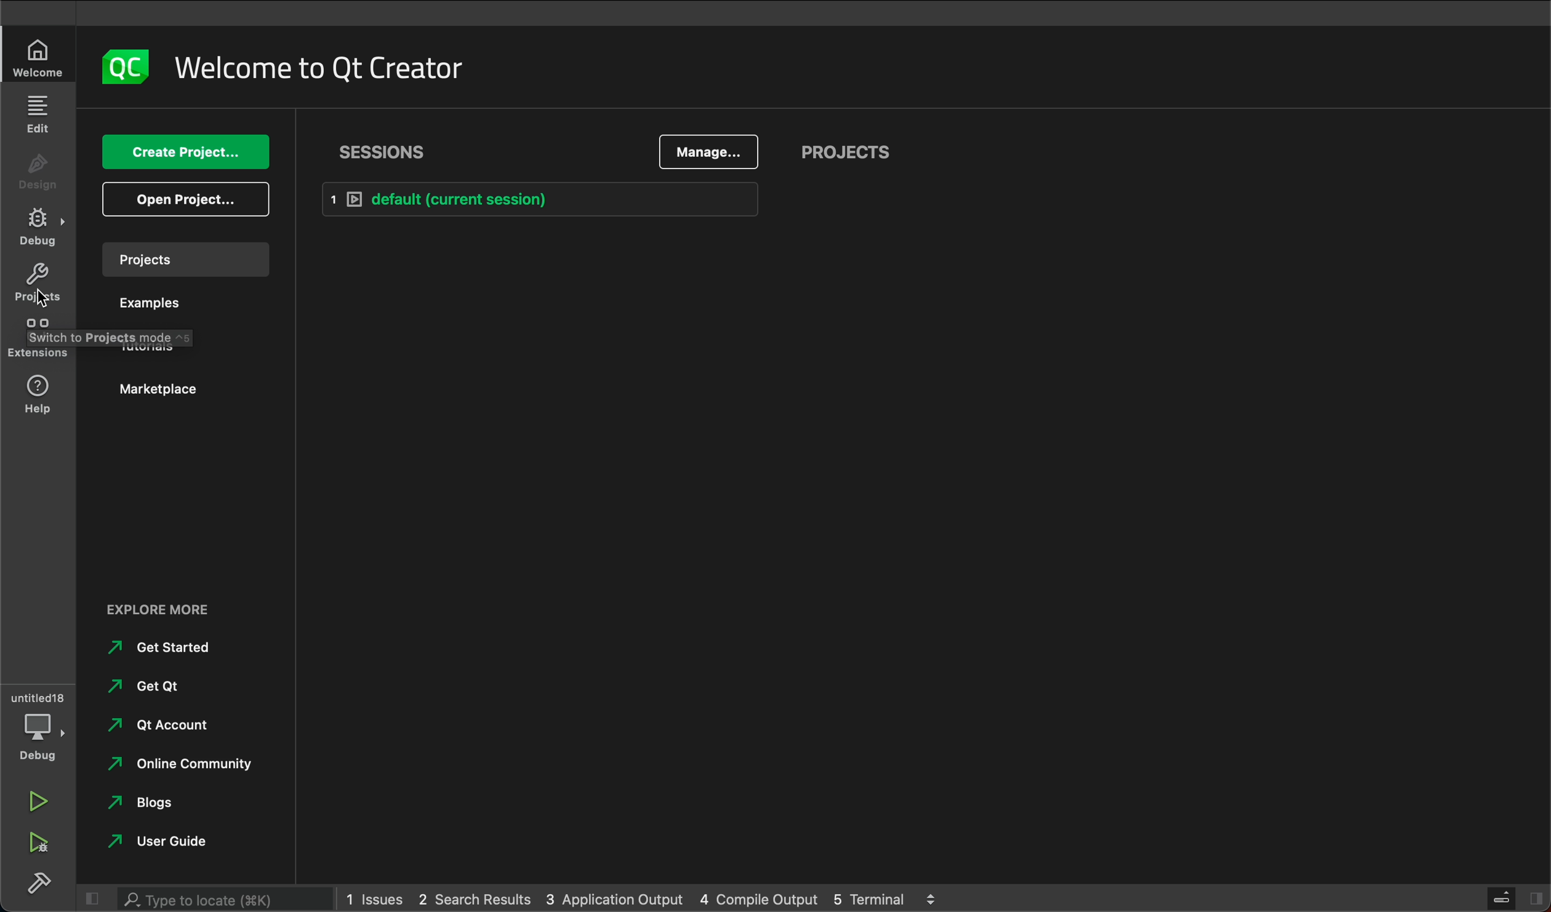 Image resolution: width=1551 pixels, height=912 pixels. What do you see at coordinates (37, 742) in the screenshot?
I see `debug` at bounding box center [37, 742].